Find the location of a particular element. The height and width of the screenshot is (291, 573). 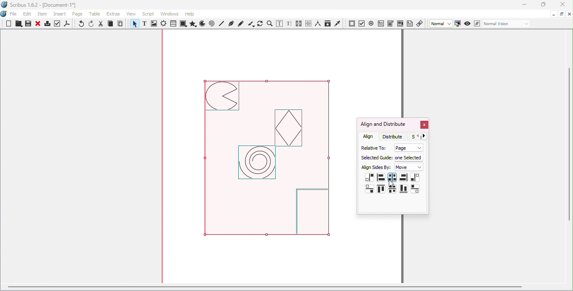

Close is located at coordinates (38, 24).